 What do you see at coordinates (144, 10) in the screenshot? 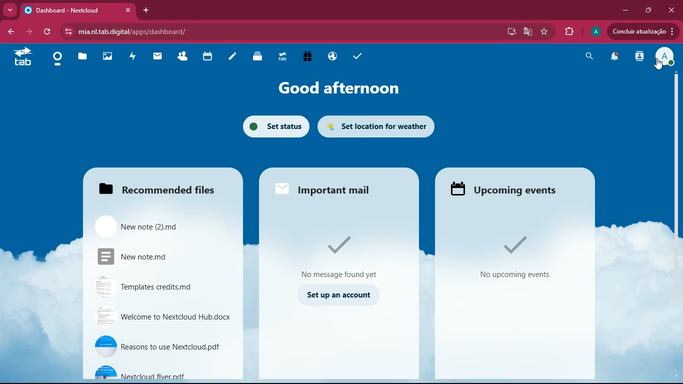
I see `add tab` at bounding box center [144, 10].